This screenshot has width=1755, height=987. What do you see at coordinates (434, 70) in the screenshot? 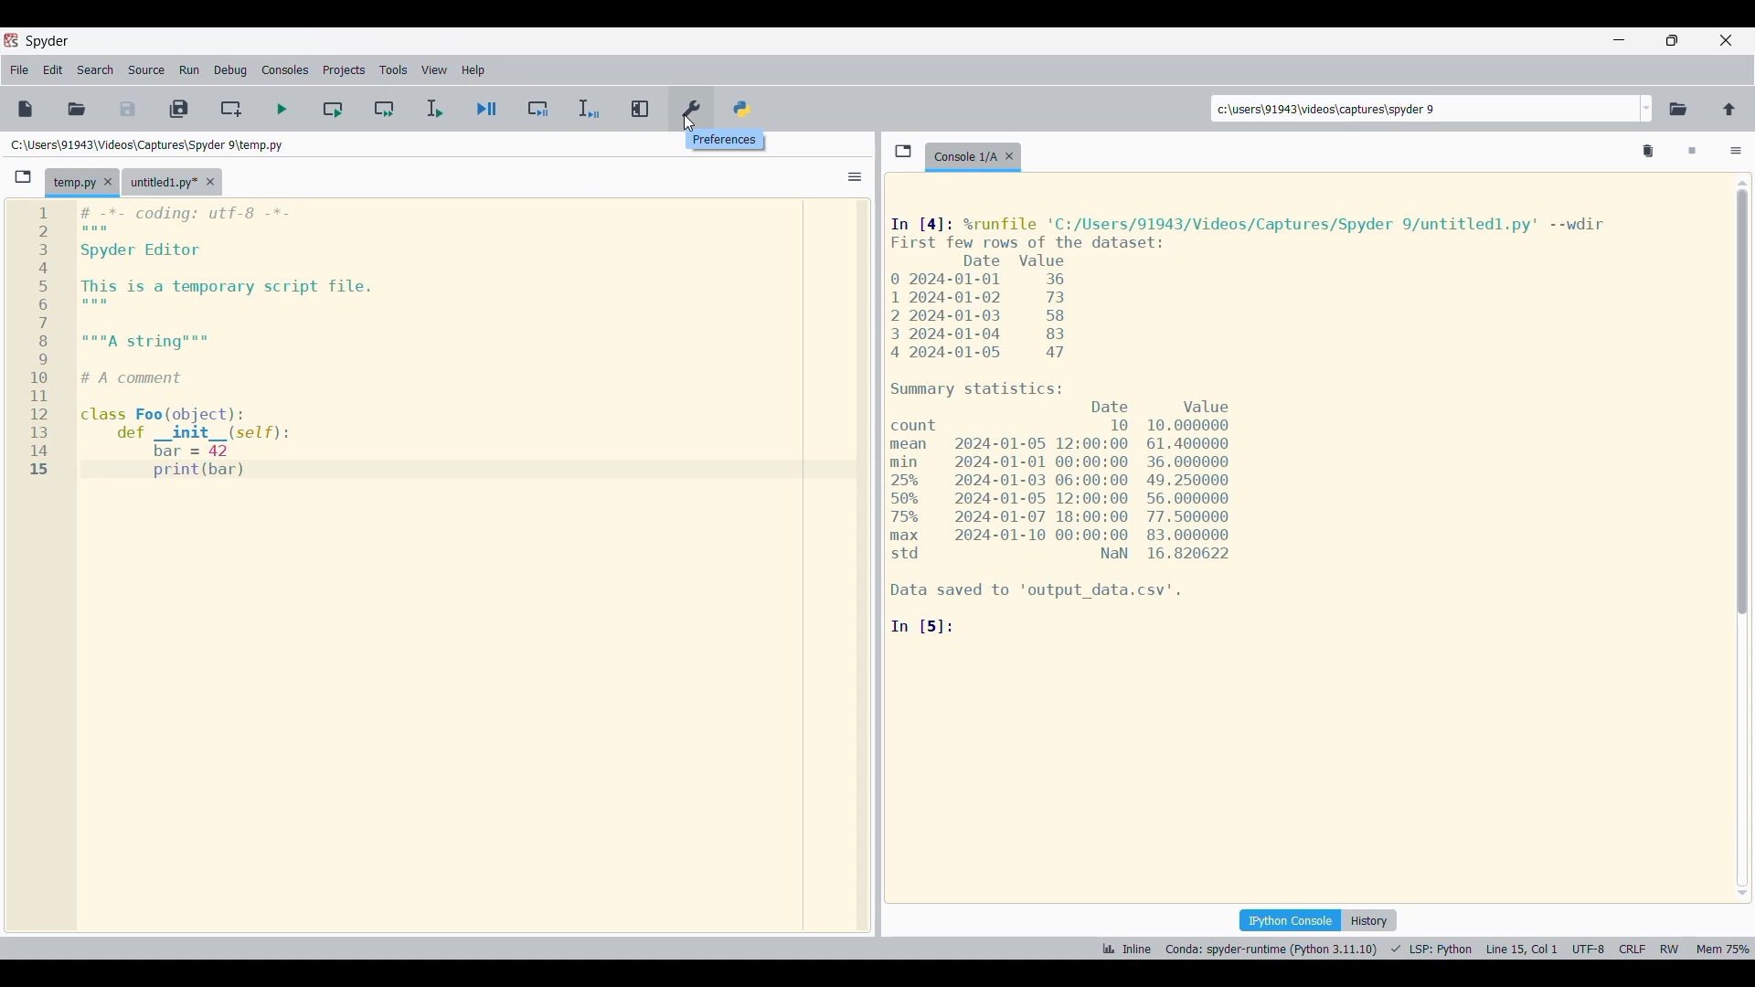
I see `View menu ` at bounding box center [434, 70].